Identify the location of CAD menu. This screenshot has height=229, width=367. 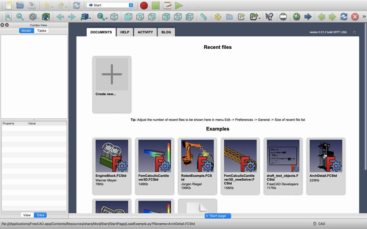
(320, 223).